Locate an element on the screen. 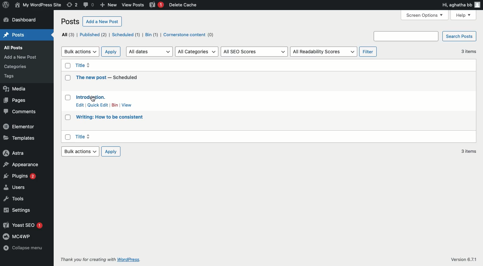 The width and height of the screenshot is (483, 266). Apply is located at coordinates (111, 151).